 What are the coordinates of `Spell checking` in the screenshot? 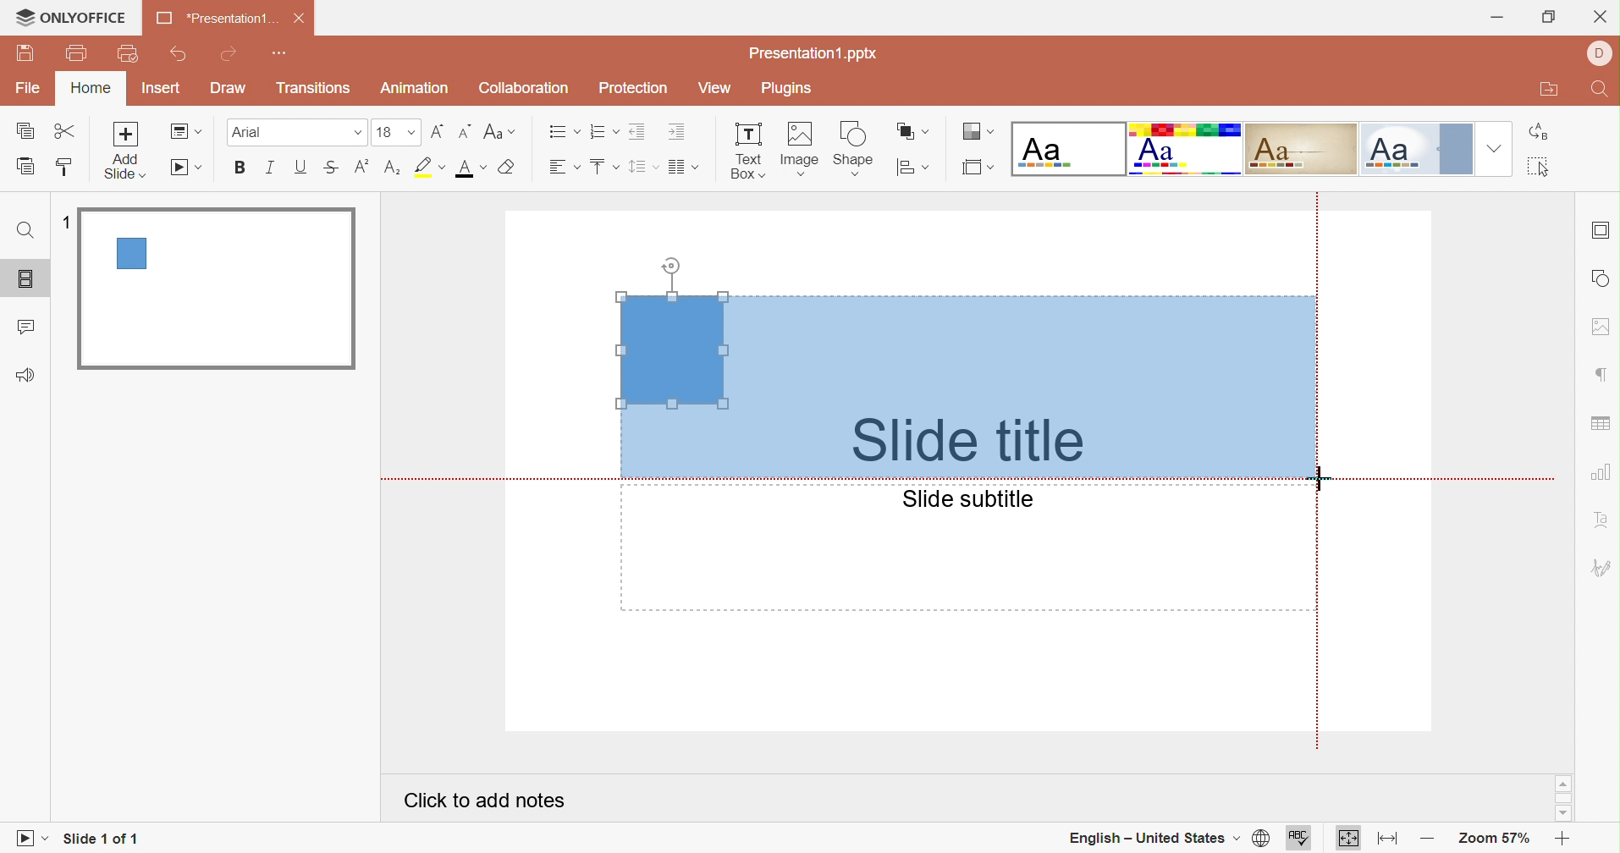 It's located at (1300, 840).